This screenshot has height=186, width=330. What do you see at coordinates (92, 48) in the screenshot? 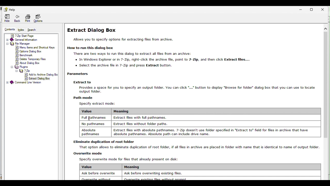
I see `how to` at bounding box center [92, 48].